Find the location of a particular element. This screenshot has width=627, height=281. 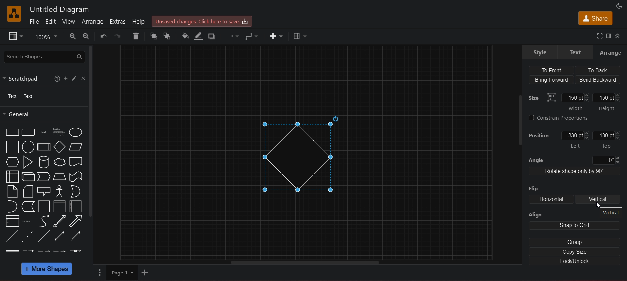

snap to grid is located at coordinates (573, 225).